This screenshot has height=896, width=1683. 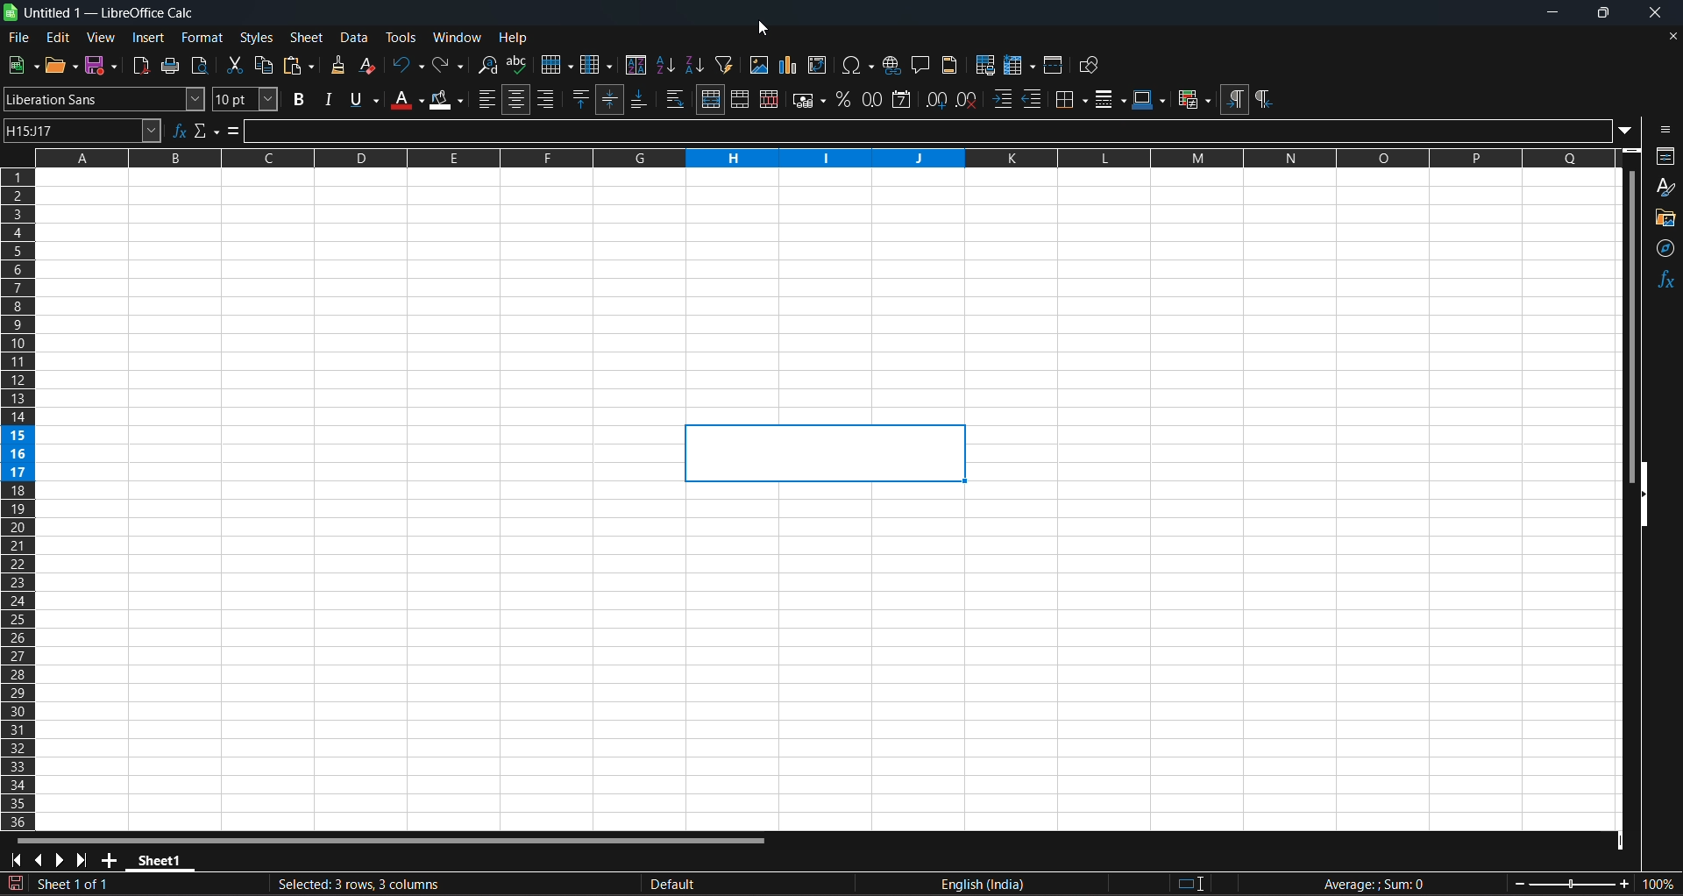 I want to click on sort descending, so click(x=695, y=65).